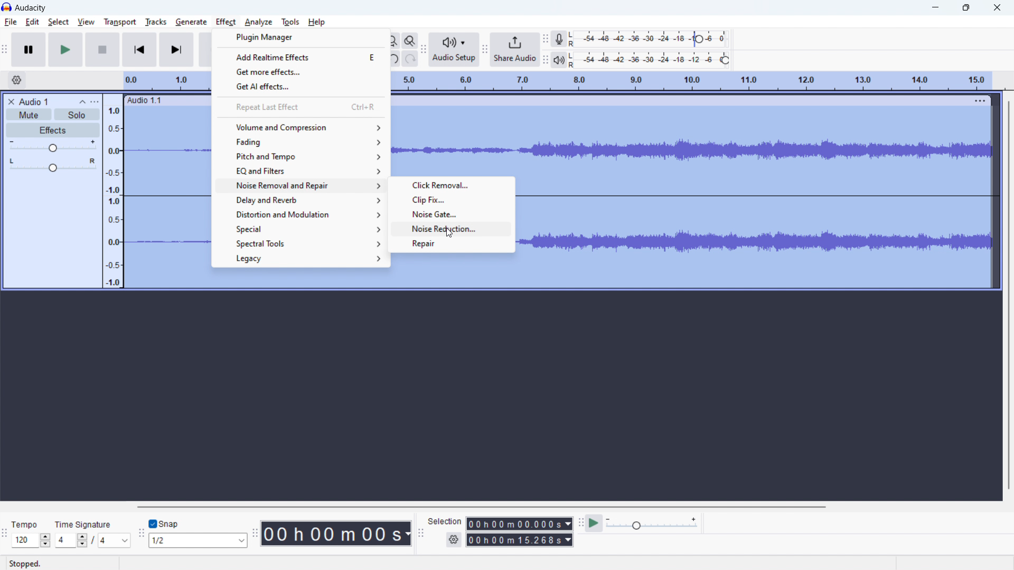  What do you see at coordinates (450, 232) in the screenshot?
I see `cursor on Noise Reduction` at bounding box center [450, 232].